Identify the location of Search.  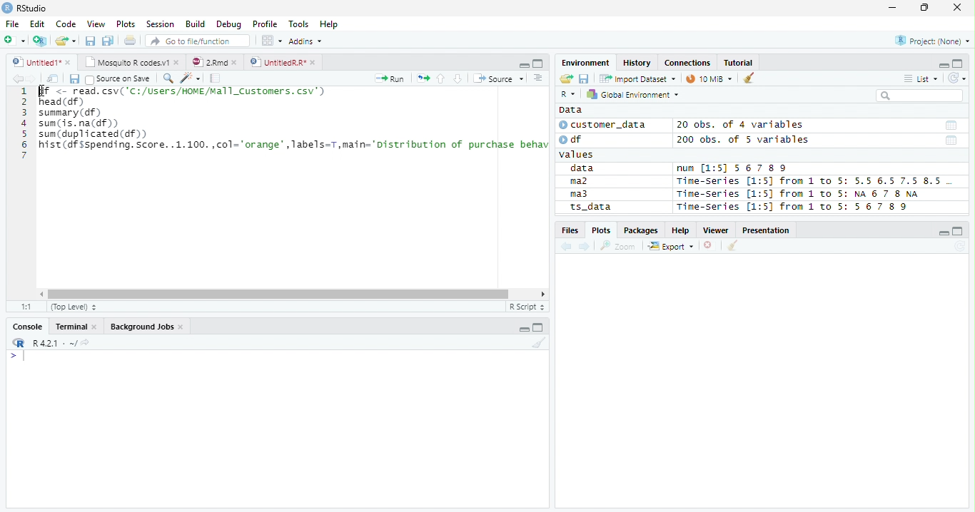
(918, 96).